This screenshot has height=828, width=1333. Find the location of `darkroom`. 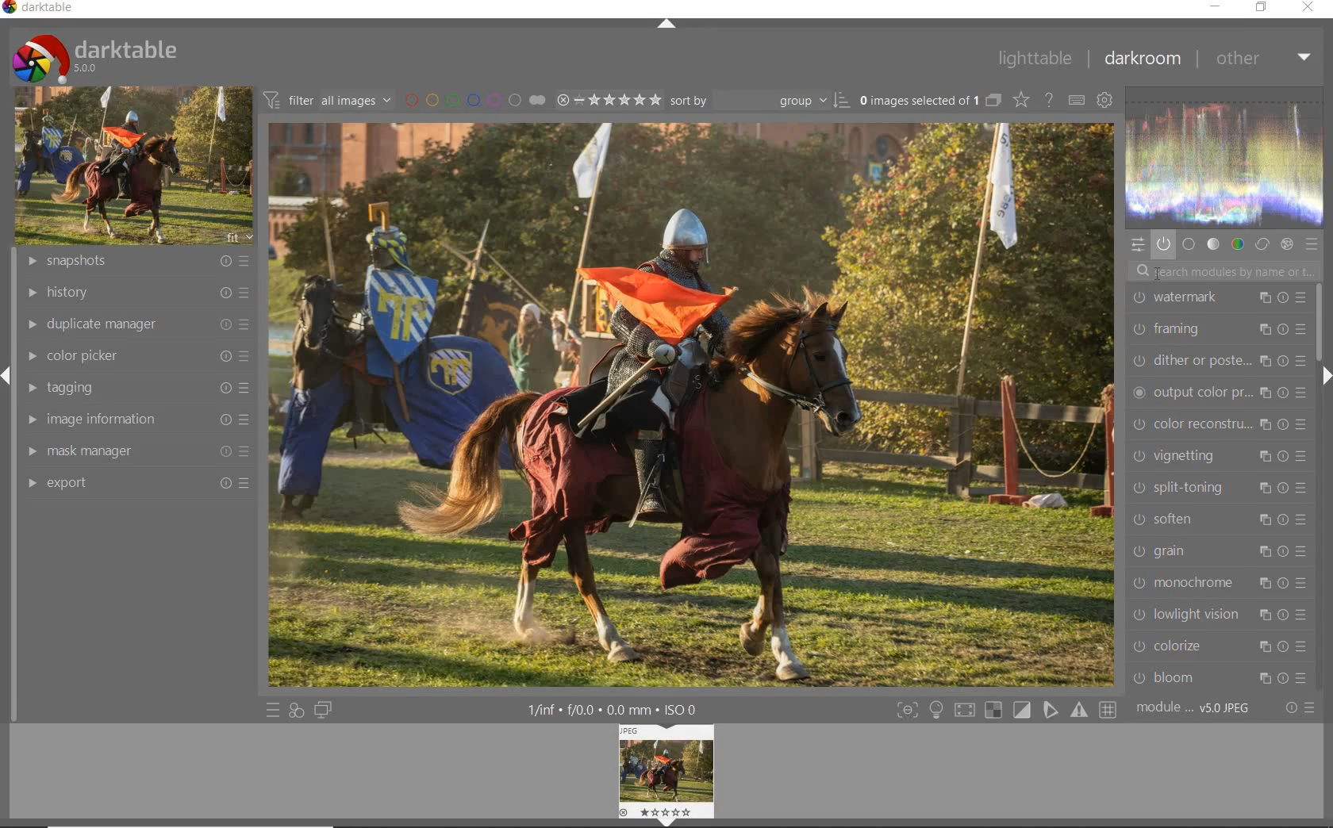

darkroom is located at coordinates (1141, 61).